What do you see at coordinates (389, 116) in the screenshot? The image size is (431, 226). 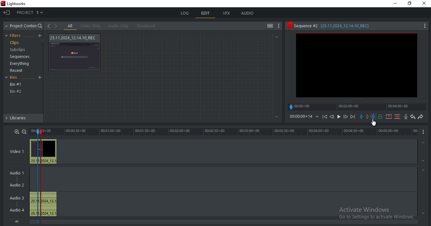 I see `remove marked section` at bounding box center [389, 116].